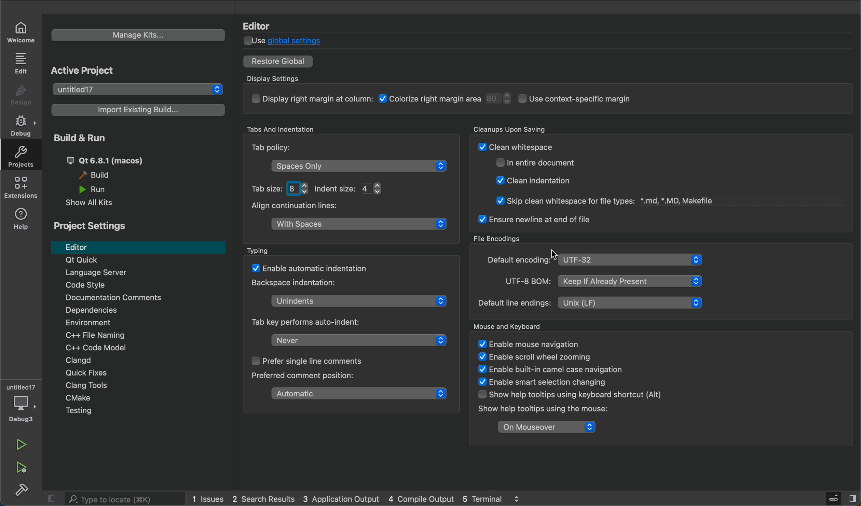  What do you see at coordinates (588, 302) in the screenshot?
I see `line encoding` at bounding box center [588, 302].